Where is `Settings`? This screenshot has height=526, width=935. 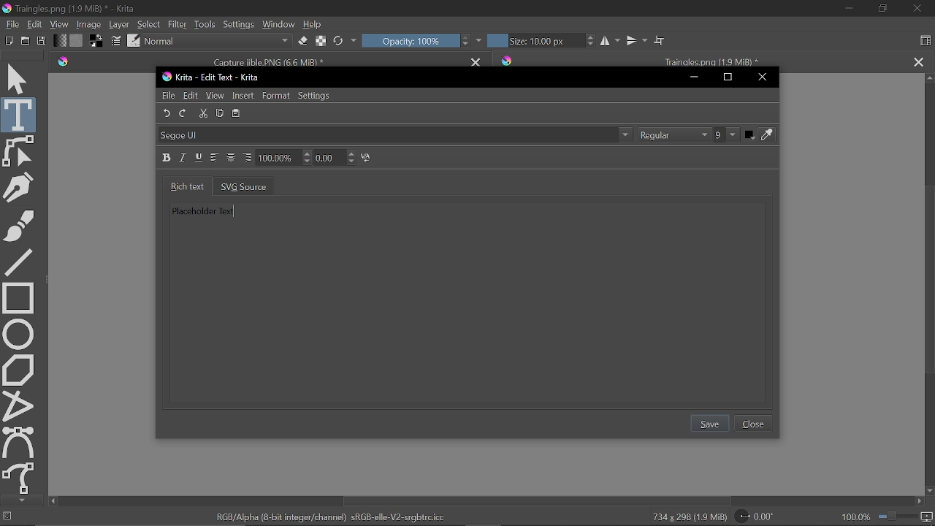
Settings is located at coordinates (238, 24).